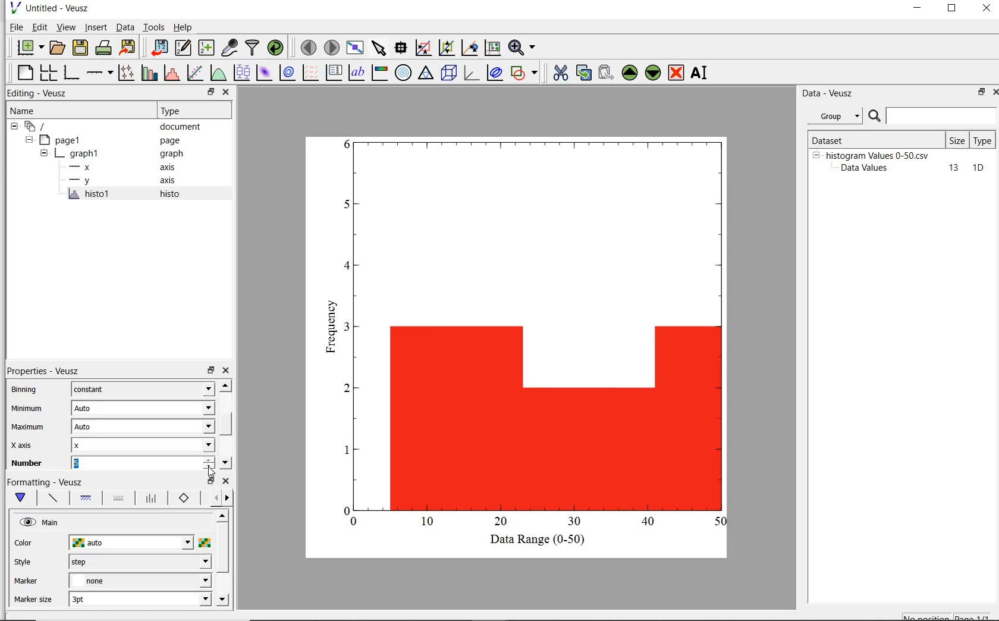 The image size is (999, 621). I want to click on polar graph, so click(403, 73).